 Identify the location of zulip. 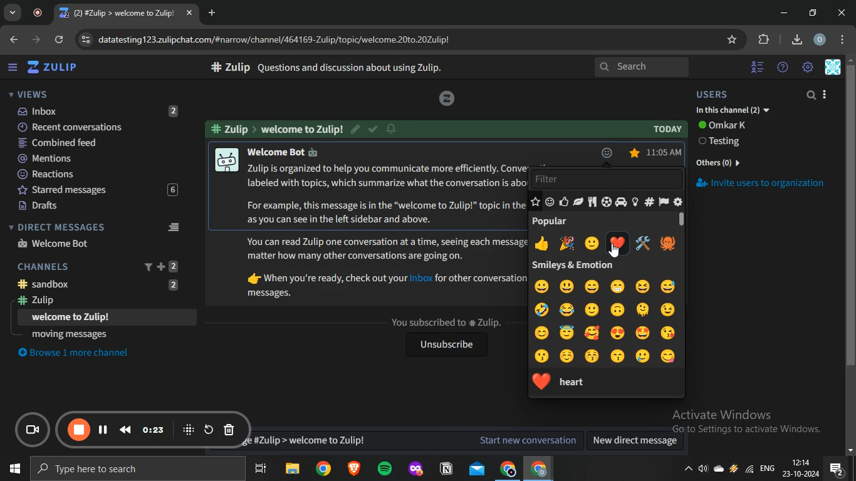
(55, 68).